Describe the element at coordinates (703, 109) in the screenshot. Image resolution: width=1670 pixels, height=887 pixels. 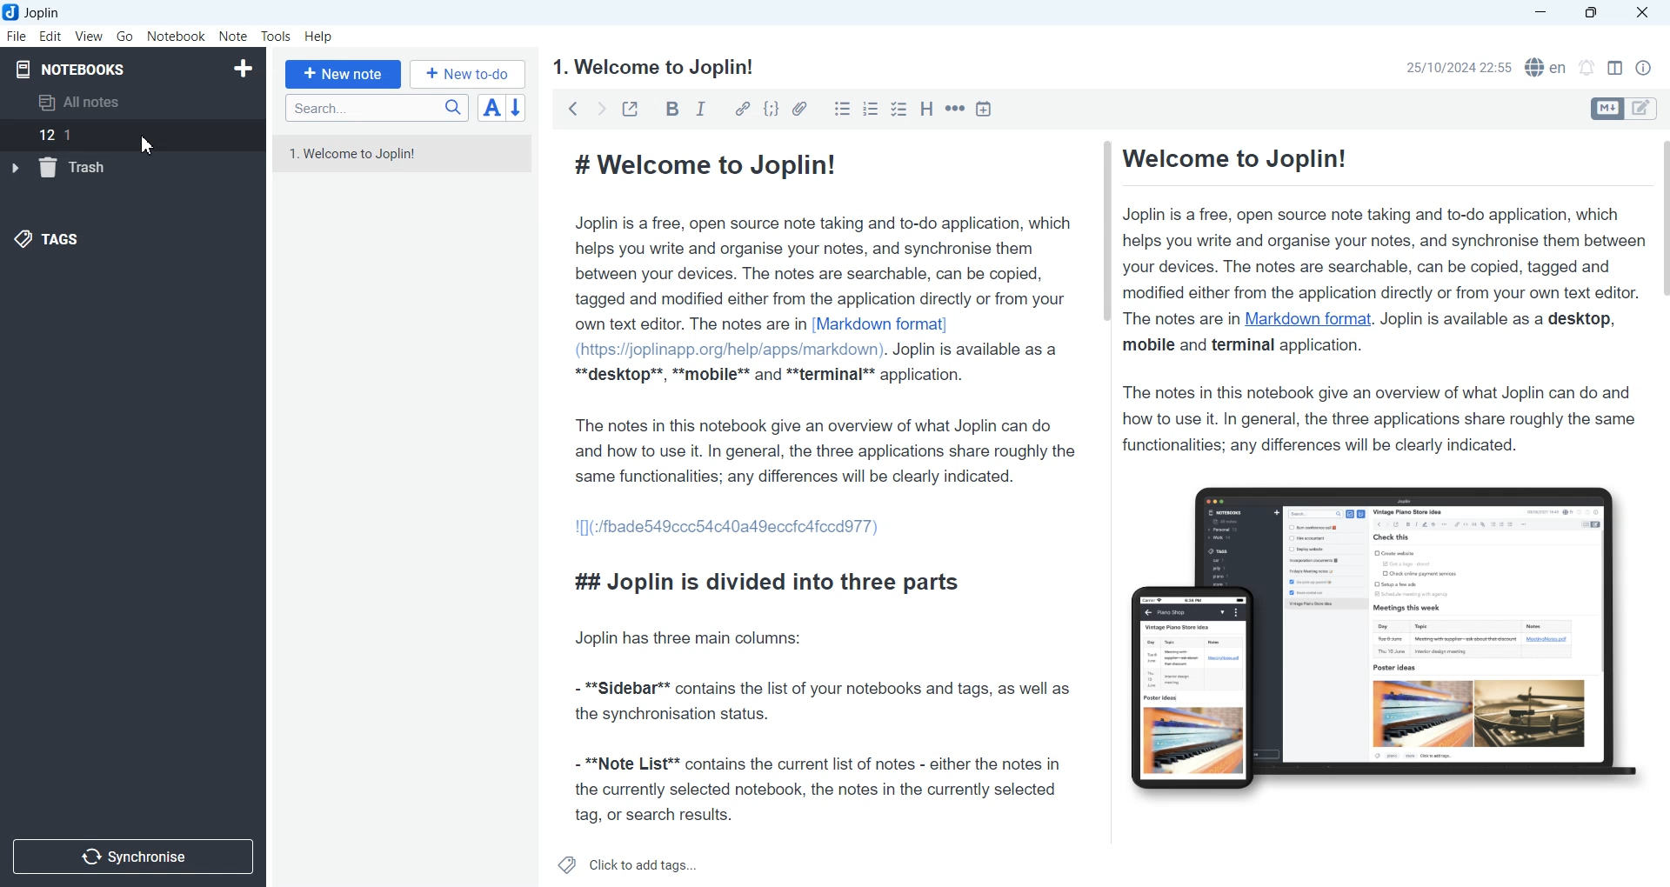
I see `Italic` at that location.